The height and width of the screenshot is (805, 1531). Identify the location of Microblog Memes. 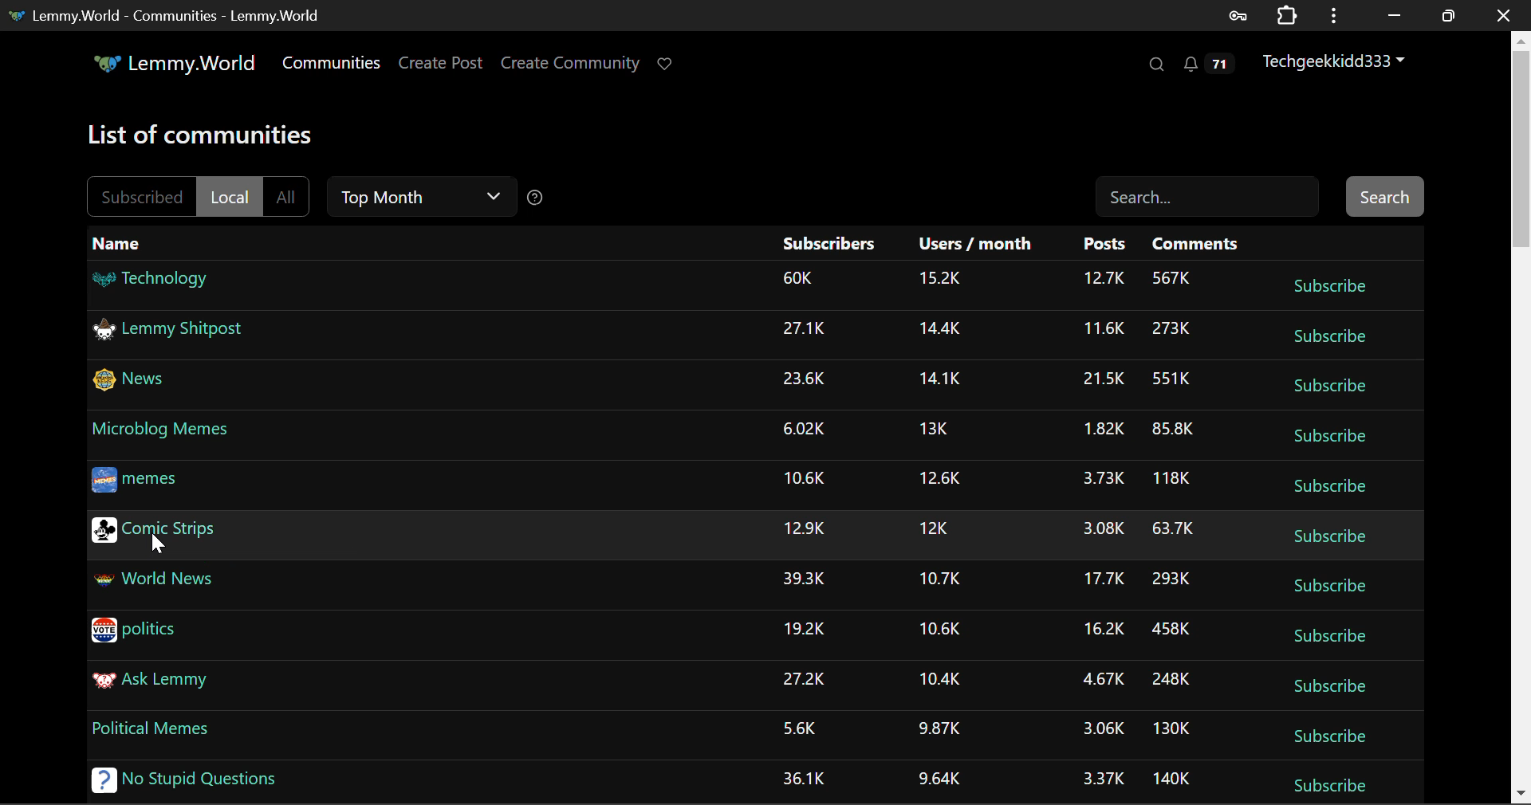
(162, 432).